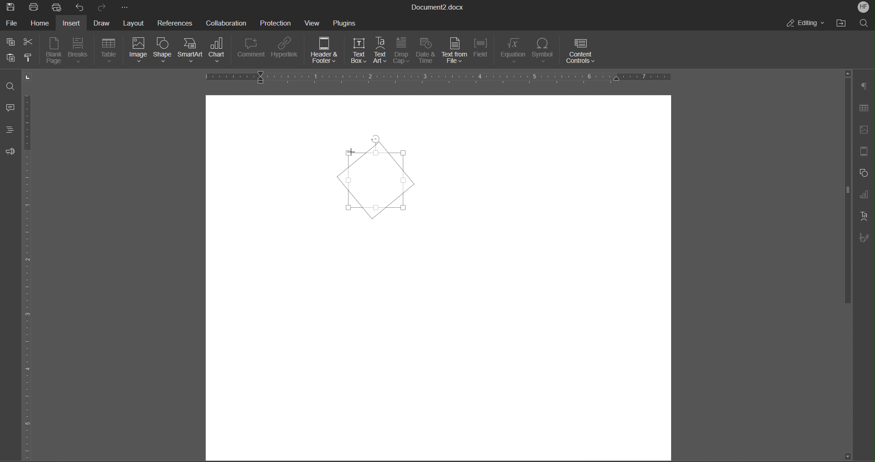 The image size is (875, 462). I want to click on Text Art, so click(381, 51).